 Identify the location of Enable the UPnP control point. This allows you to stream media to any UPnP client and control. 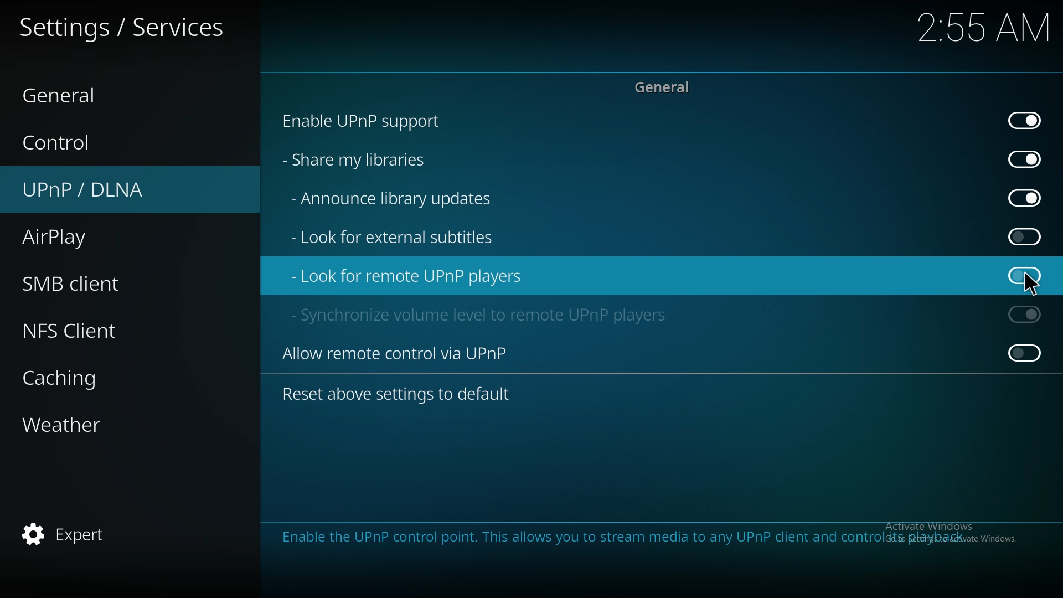
(566, 543).